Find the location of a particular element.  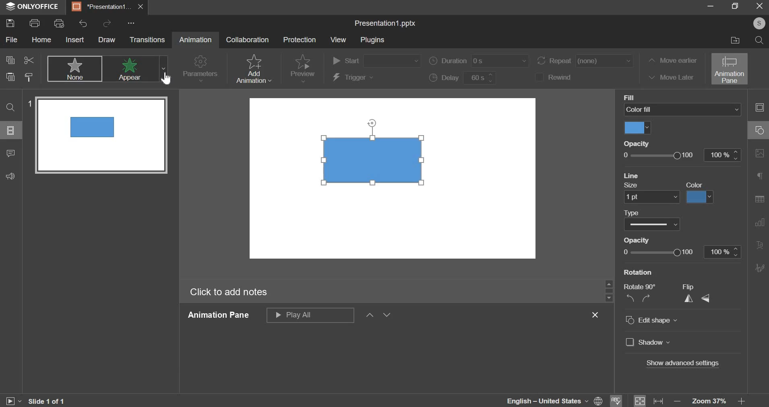

animation pane is located at coordinates (729, 69).